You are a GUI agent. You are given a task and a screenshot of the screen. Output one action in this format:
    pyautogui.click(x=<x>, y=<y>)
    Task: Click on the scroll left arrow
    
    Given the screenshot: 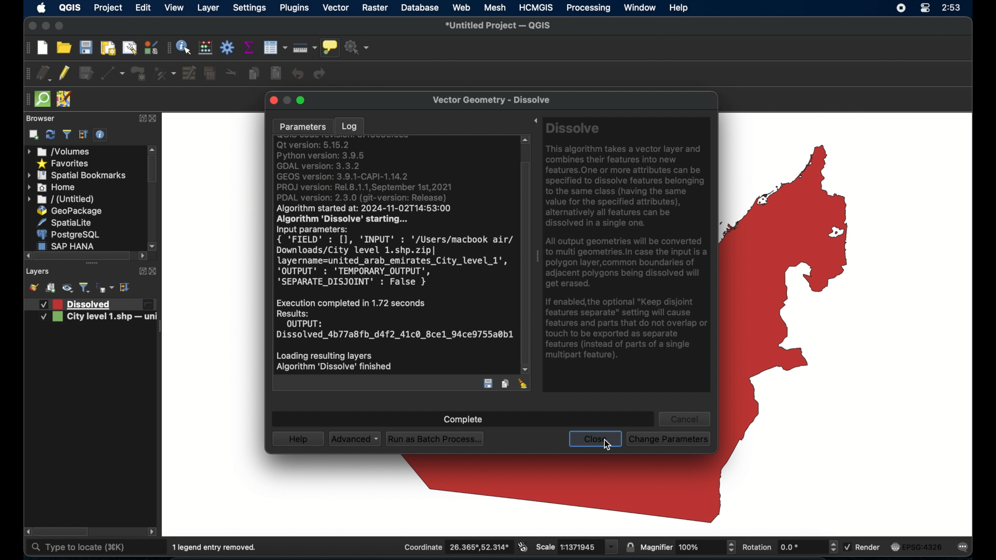 What is the action you would take?
    pyautogui.click(x=153, y=533)
    